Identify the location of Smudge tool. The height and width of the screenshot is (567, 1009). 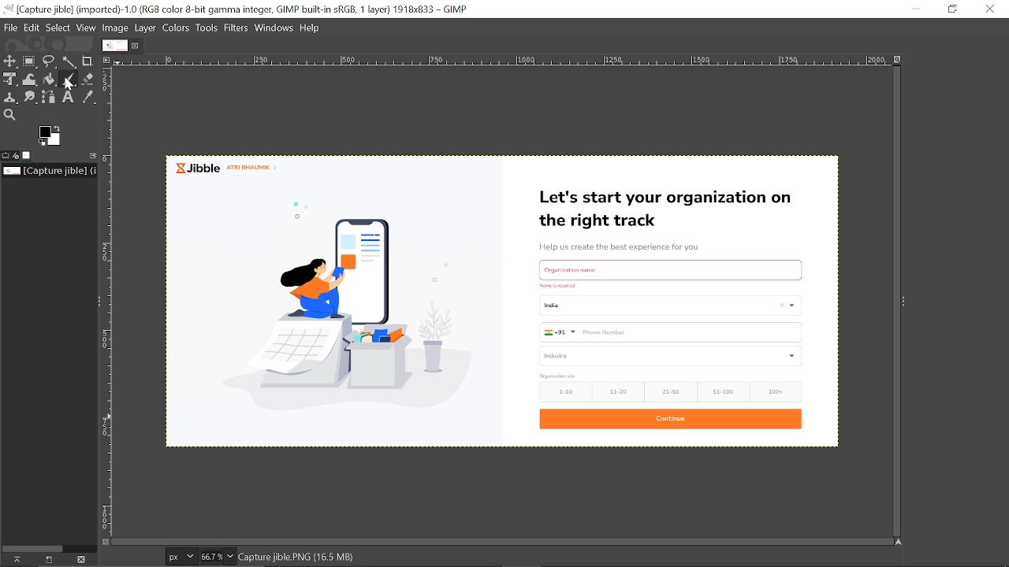
(32, 96).